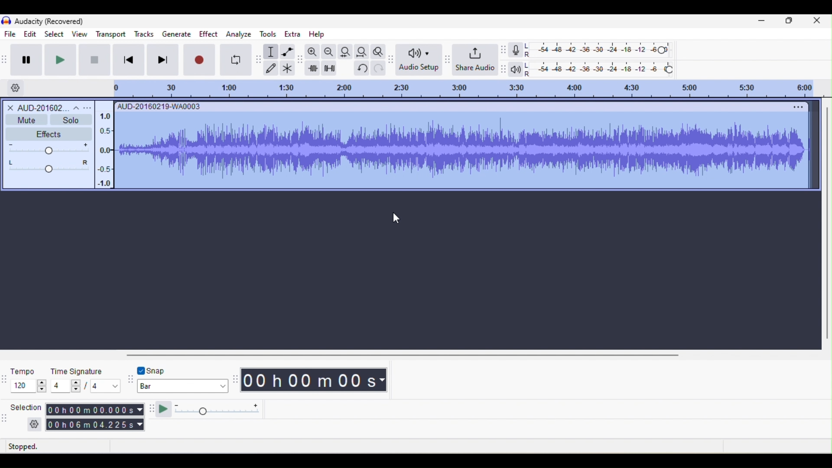 This screenshot has height=468, width=832. What do you see at coordinates (462, 149) in the screenshot?
I see `"Sliding Stretch" effect applied` at bounding box center [462, 149].